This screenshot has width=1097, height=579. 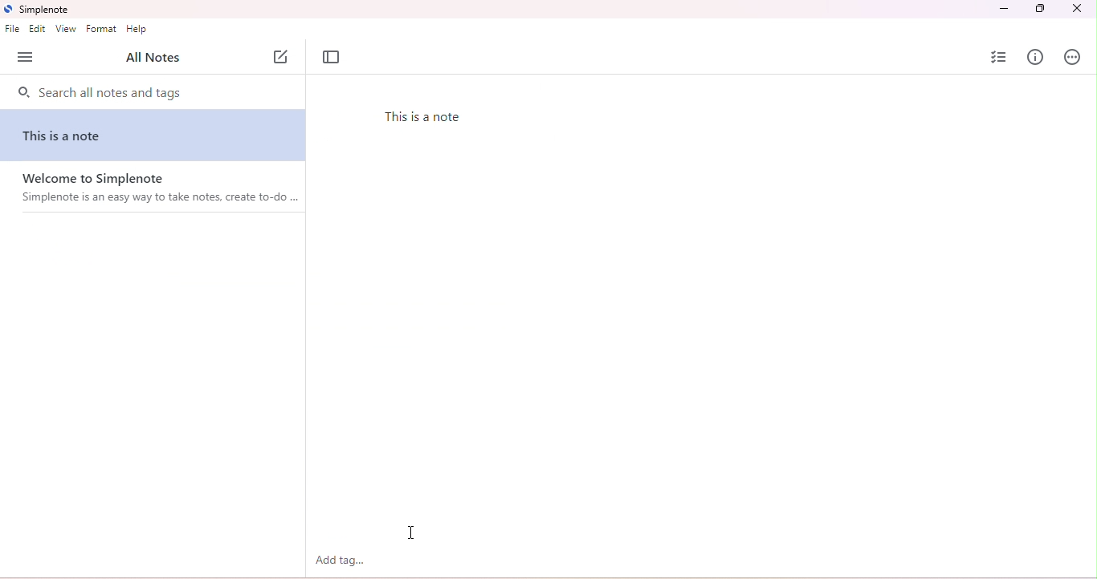 What do you see at coordinates (410, 533) in the screenshot?
I see `cursor movement` at bounding box center [410, 533].